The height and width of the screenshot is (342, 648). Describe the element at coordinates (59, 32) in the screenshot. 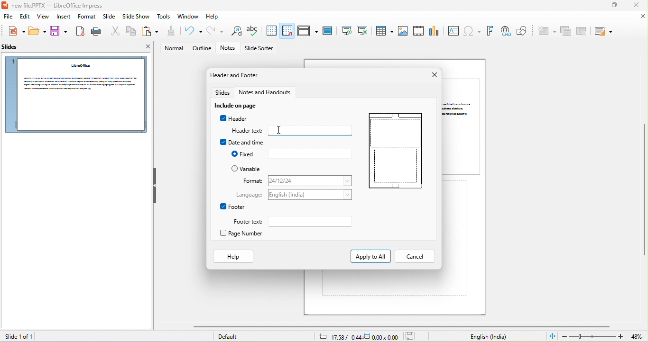

I see `save` at that location.